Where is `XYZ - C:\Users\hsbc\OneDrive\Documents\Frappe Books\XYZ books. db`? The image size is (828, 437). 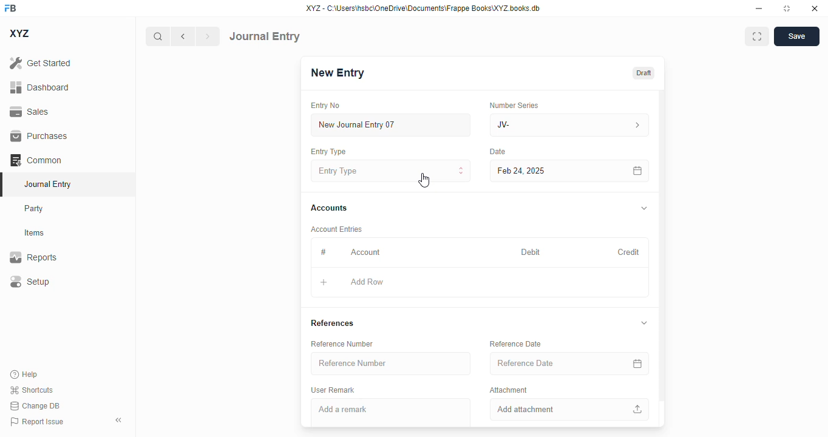 XYZ - C:\Users\hsbc\OneDrive\Documents\Frappe Books\XYZ books. db is located at coordinates (423, 8).